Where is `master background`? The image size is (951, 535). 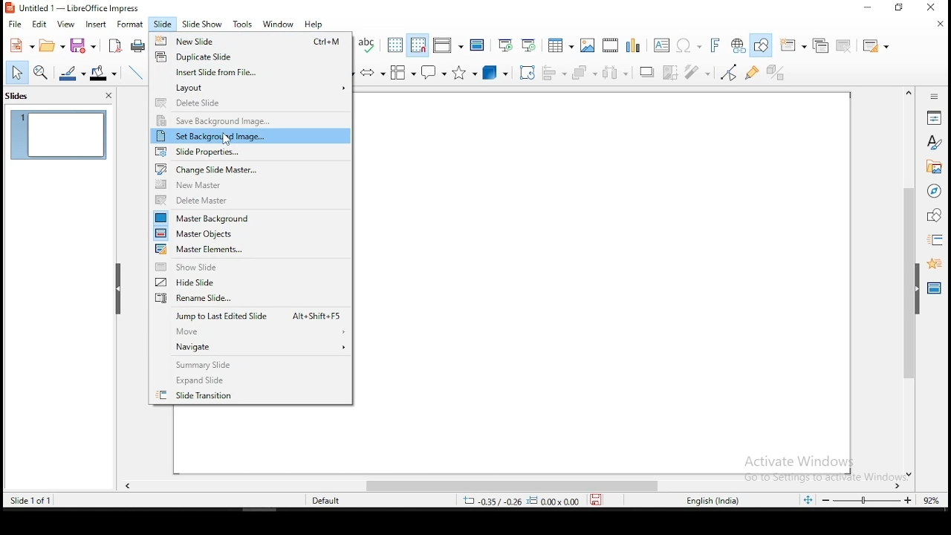
master background is located at coordinates (250, 218).